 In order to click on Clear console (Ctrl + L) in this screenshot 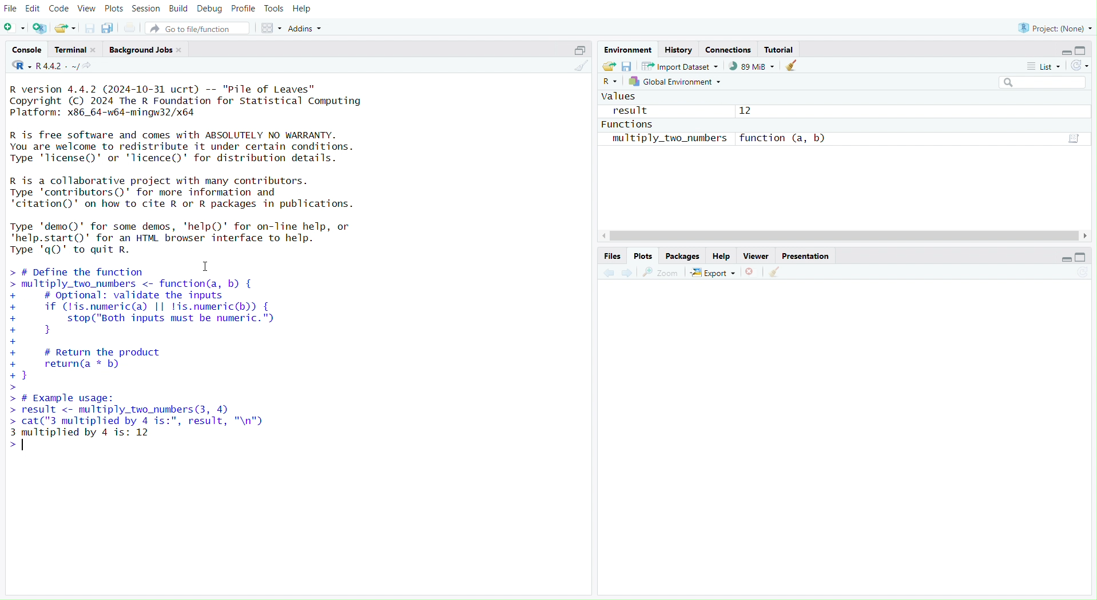, I will do `click(579, 67)`.